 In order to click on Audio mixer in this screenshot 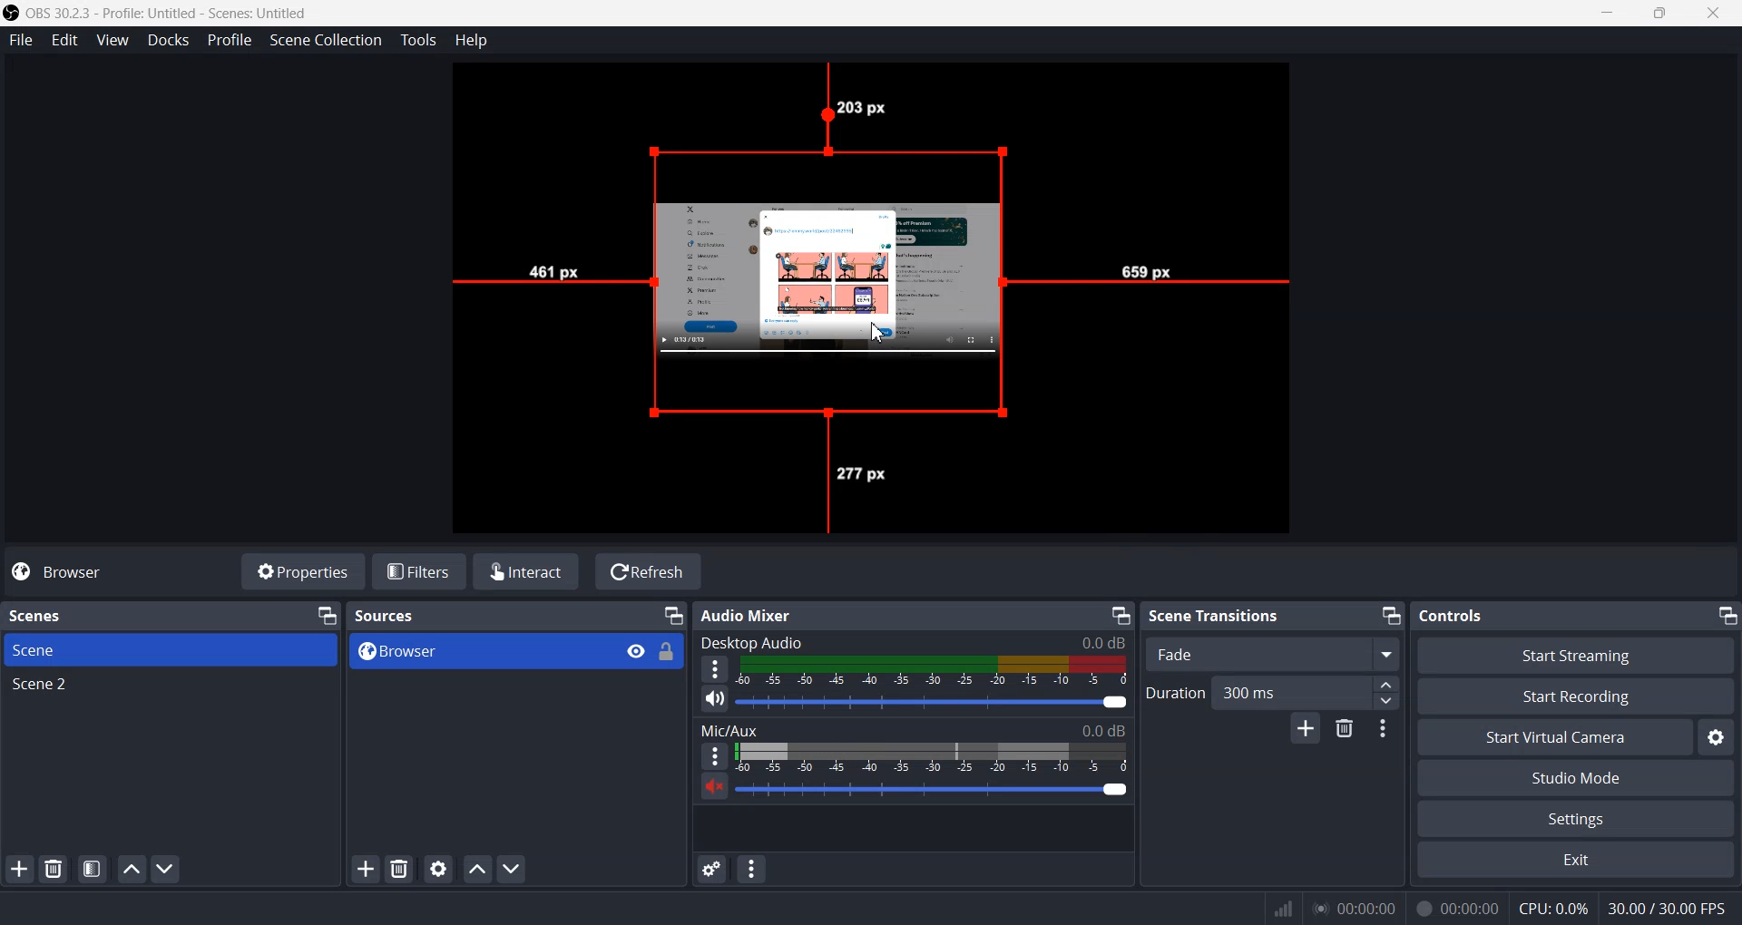, I will do `click(791, 613)`.